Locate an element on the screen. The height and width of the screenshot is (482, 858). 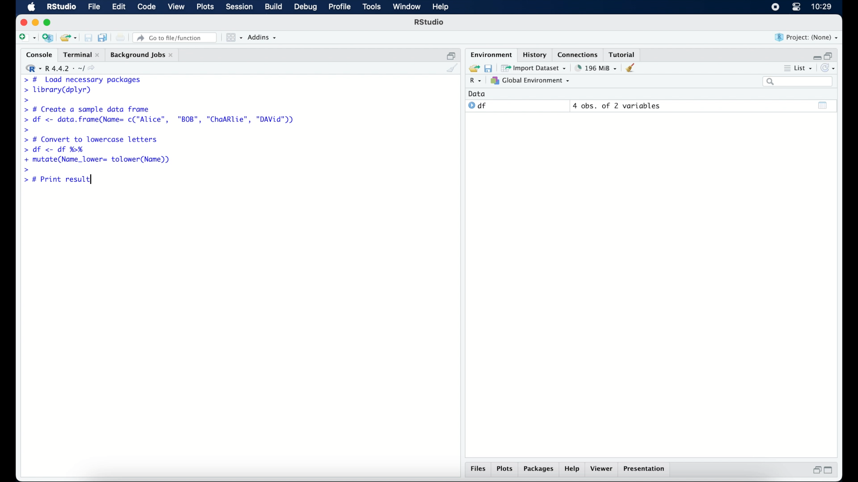
> df <- df %H is located at coordinates (56, 150).